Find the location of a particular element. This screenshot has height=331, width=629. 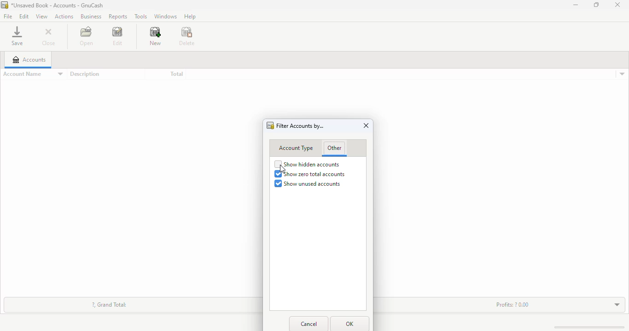

account name is located at coordinates (33, 74).